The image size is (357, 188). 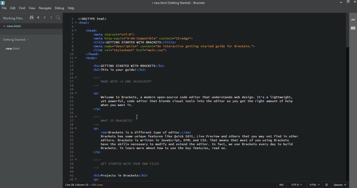 I want to click on scroll bar, so click(x=346, y=30).